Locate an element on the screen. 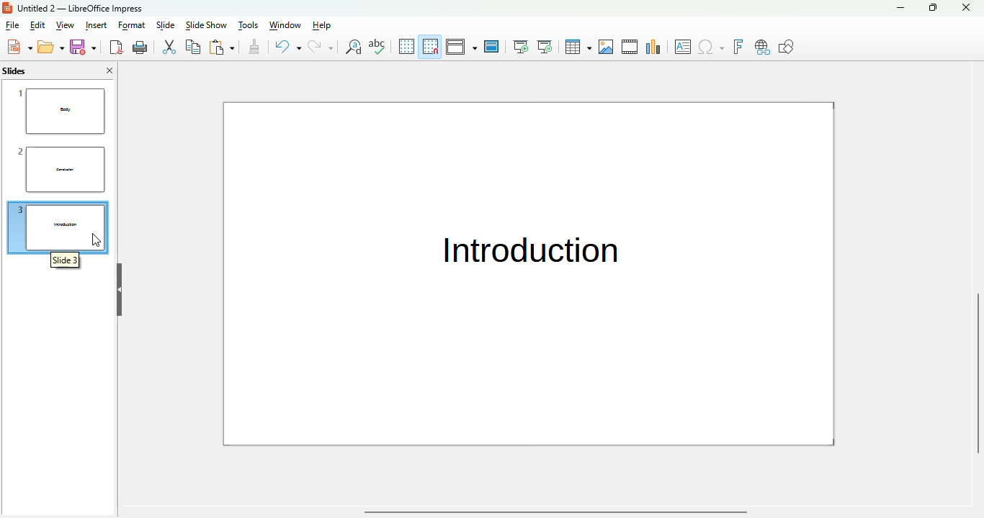 This screenshot has height=518, width=984. clone formatting is located at coordinates (254, 46).